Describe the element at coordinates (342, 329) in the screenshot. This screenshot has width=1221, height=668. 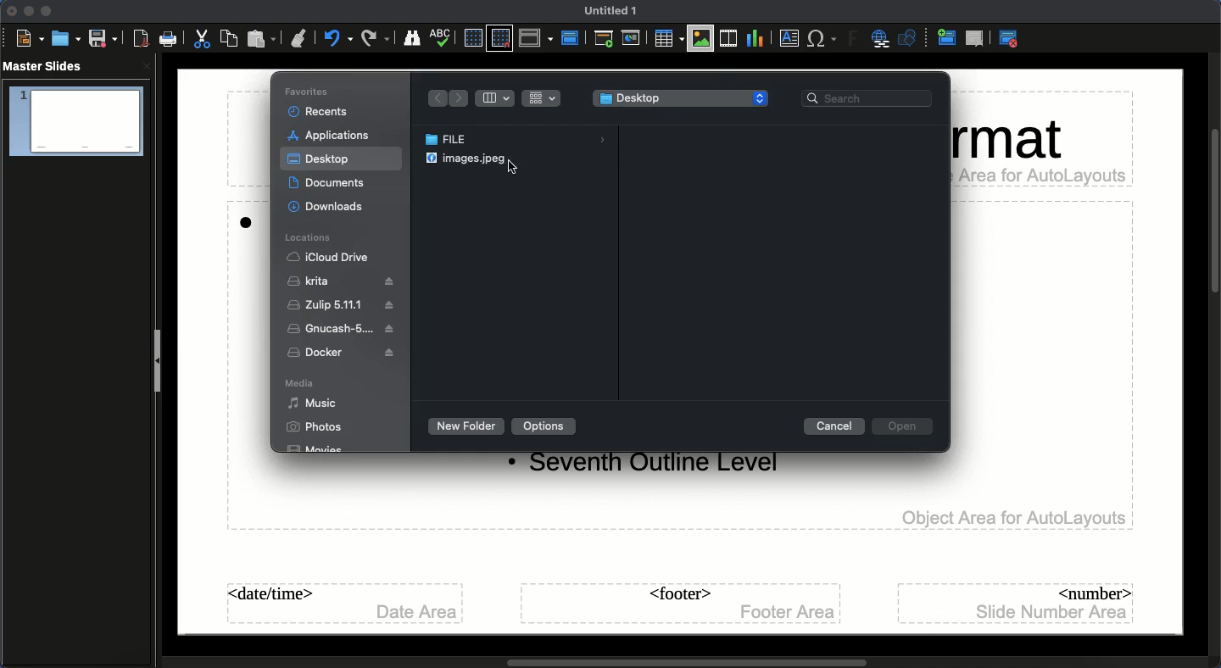
I see `GNUCASH` at that location.